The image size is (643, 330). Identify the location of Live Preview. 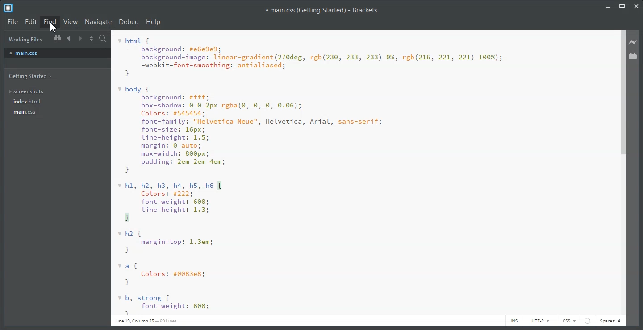
(633, 42).